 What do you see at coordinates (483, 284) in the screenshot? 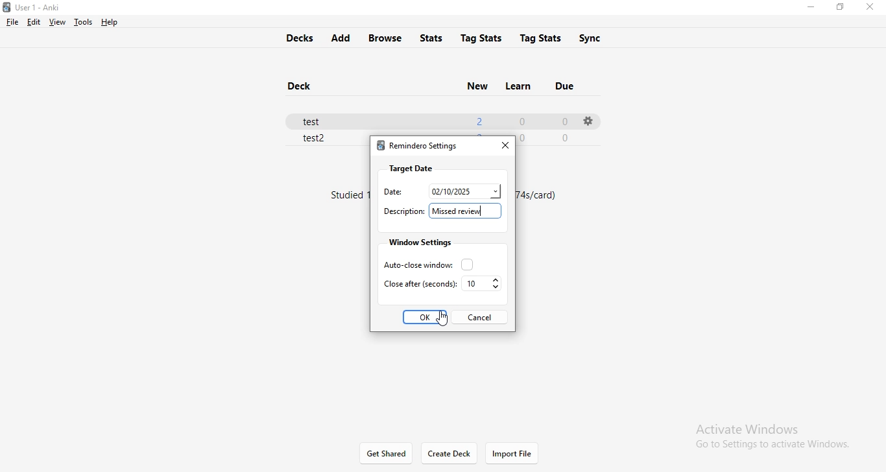
I see `10` at bounding box center [483, 284].